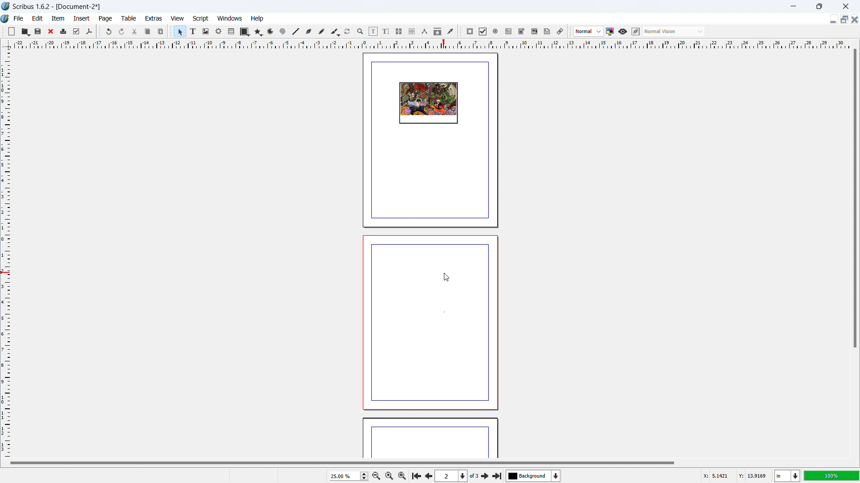 Image resolution: width=860 pixels, height=483 pixels. What do you see at coordinates (818, 6) in the screenshot?
I see `maximize window` at bounding box center [818, 6].